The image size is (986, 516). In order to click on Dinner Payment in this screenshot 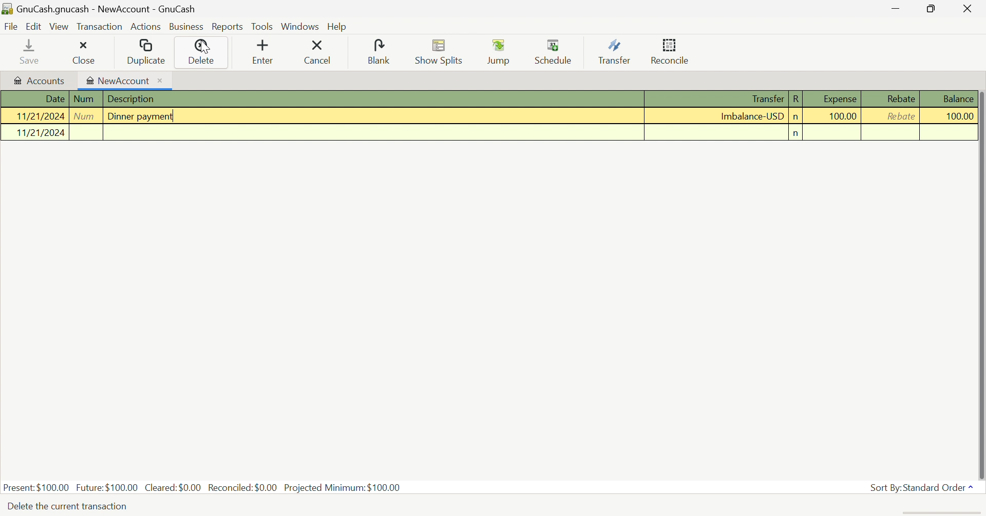, I will do `click(140, 117)`.